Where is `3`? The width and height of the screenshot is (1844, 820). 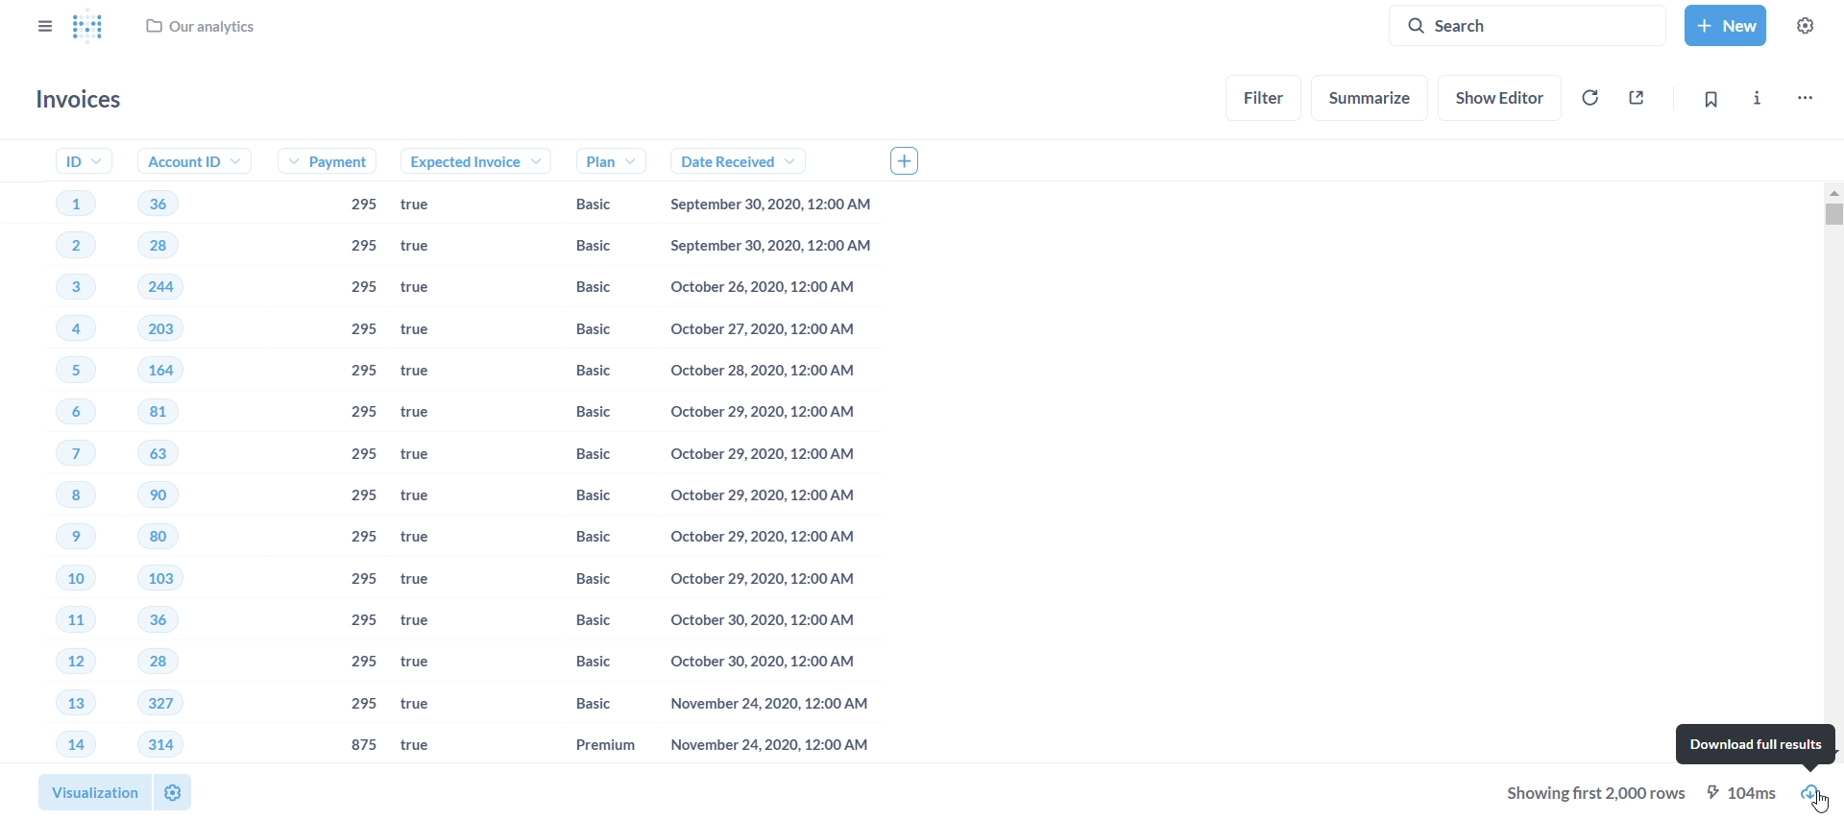
3 is located at coordinates (61, 289).